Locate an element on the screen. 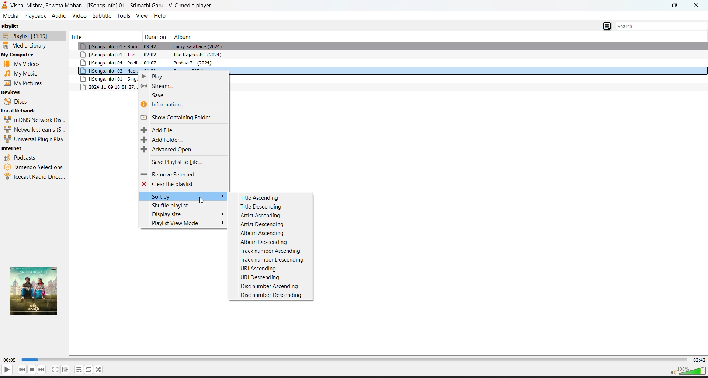 Image resolution: width=708 pixels, height=378 pixels. metadata is located at coordinates (106, 87).